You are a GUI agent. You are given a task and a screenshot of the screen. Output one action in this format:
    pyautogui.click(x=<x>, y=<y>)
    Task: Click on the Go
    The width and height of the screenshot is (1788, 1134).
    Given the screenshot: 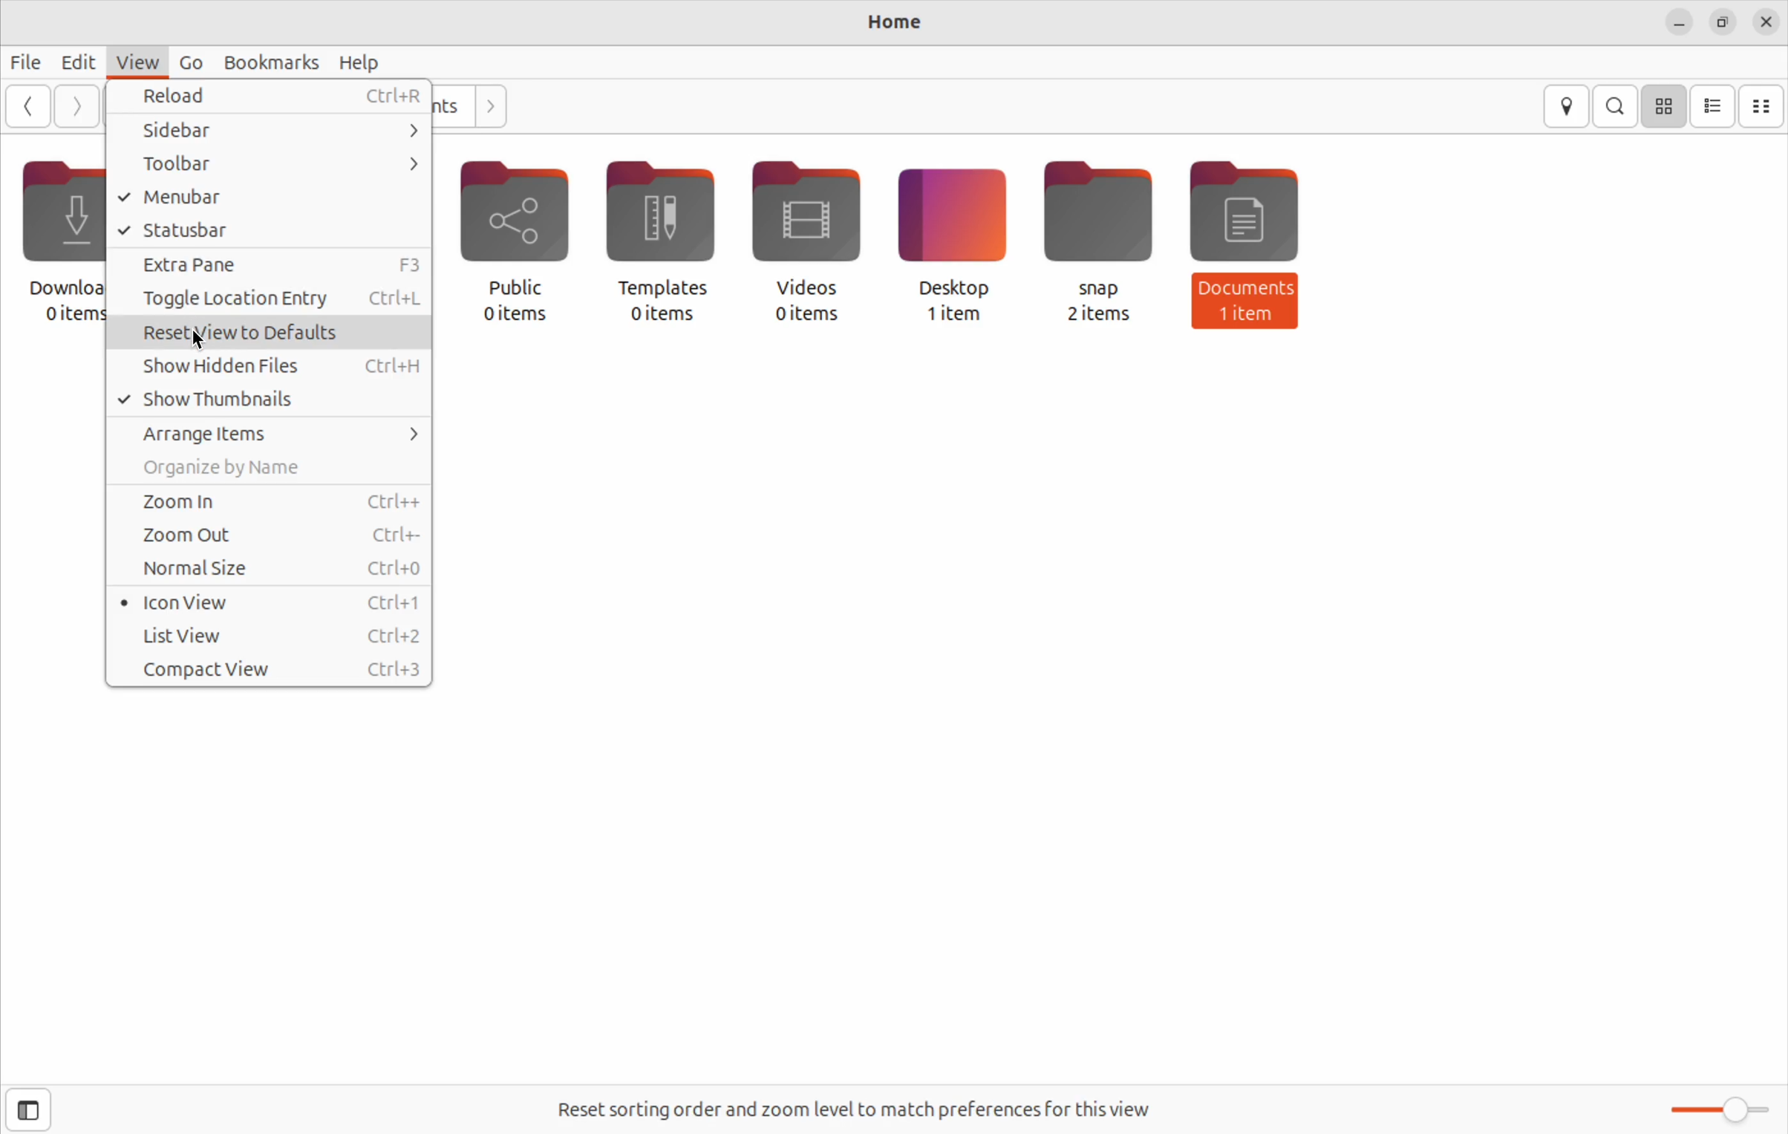 What is the action you would take?
    pyautogui.click(x=196, y=60)
    